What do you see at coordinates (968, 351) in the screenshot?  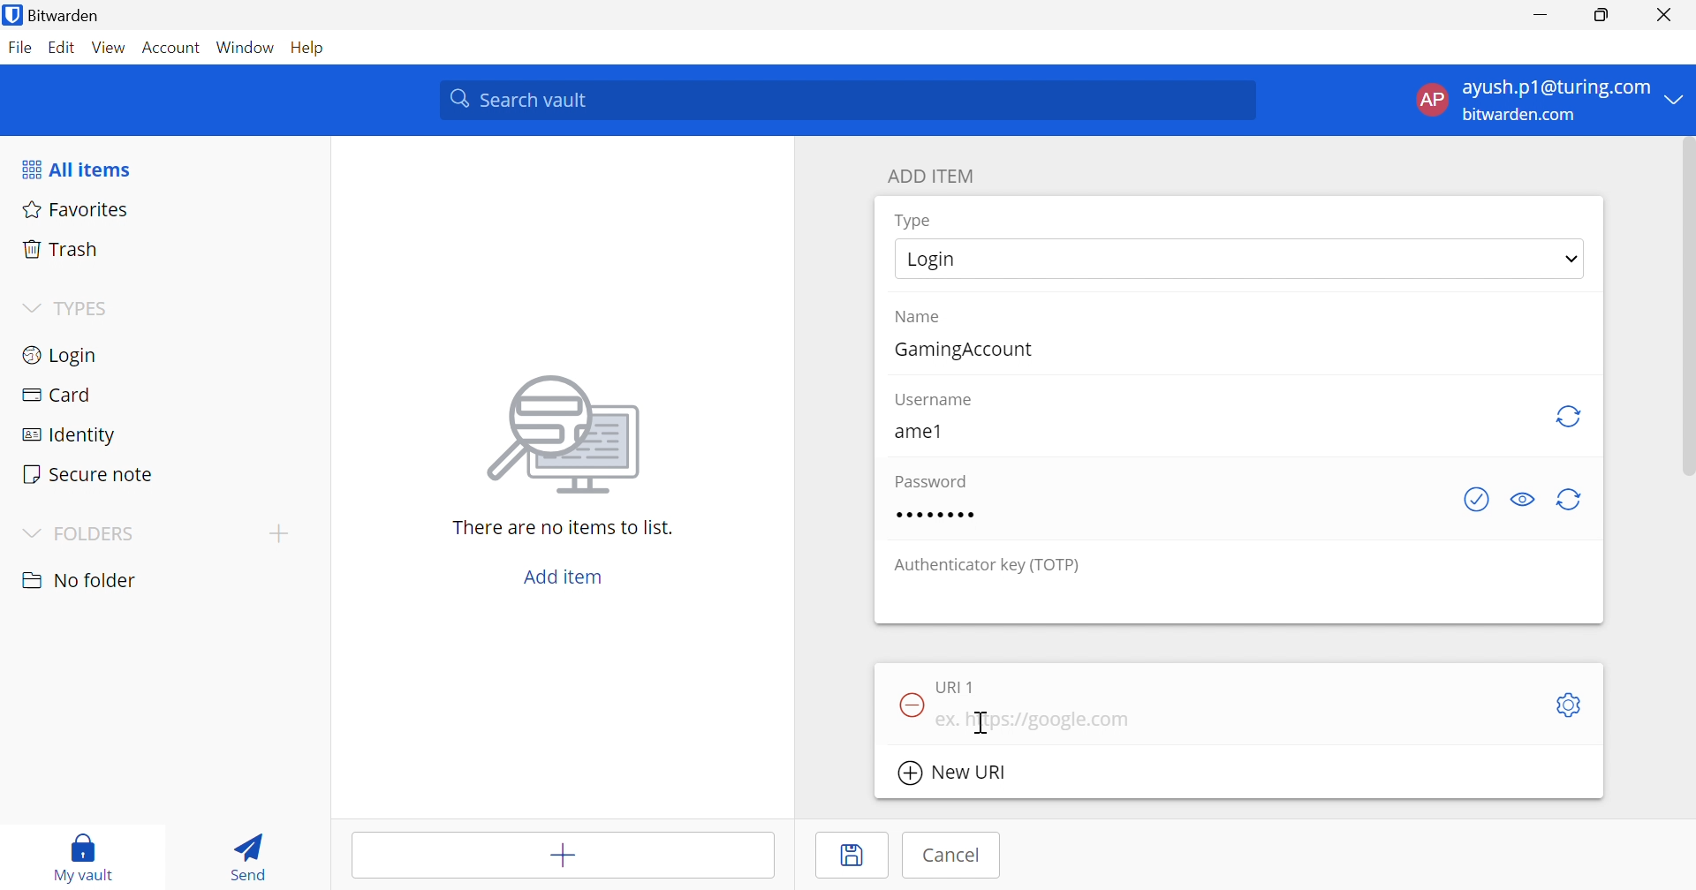 I see `GamingAccount` at bounding box center [968, 351].